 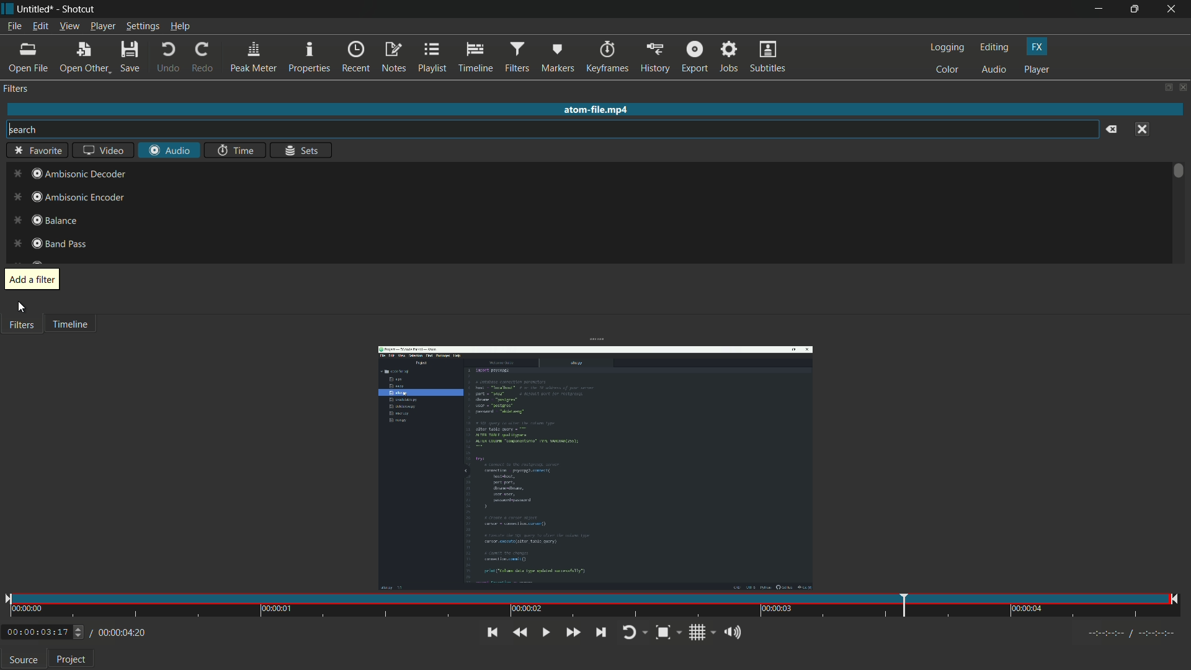 What do you see at coordinates (168, 150) in the screenshot?
I see `audio` at bounding box center [168, 150].